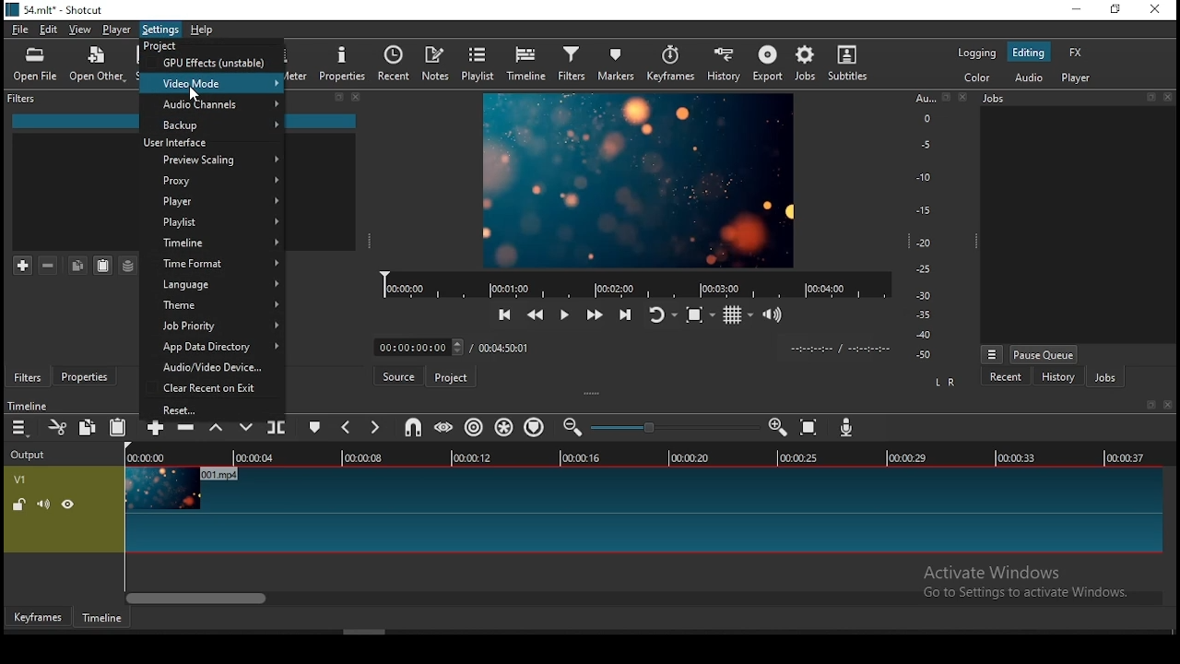  What do you see at coordinates (625, 315) in the screenshot?
I see `skip to the next point` at bounding box center [625, 315].